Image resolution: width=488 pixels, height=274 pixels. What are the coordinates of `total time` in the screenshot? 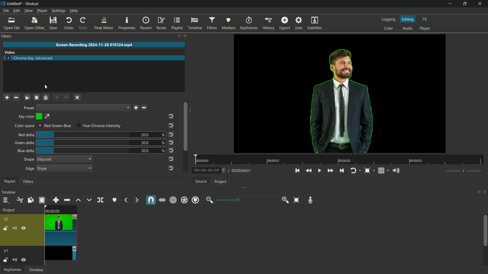 It's located at (240, 171).